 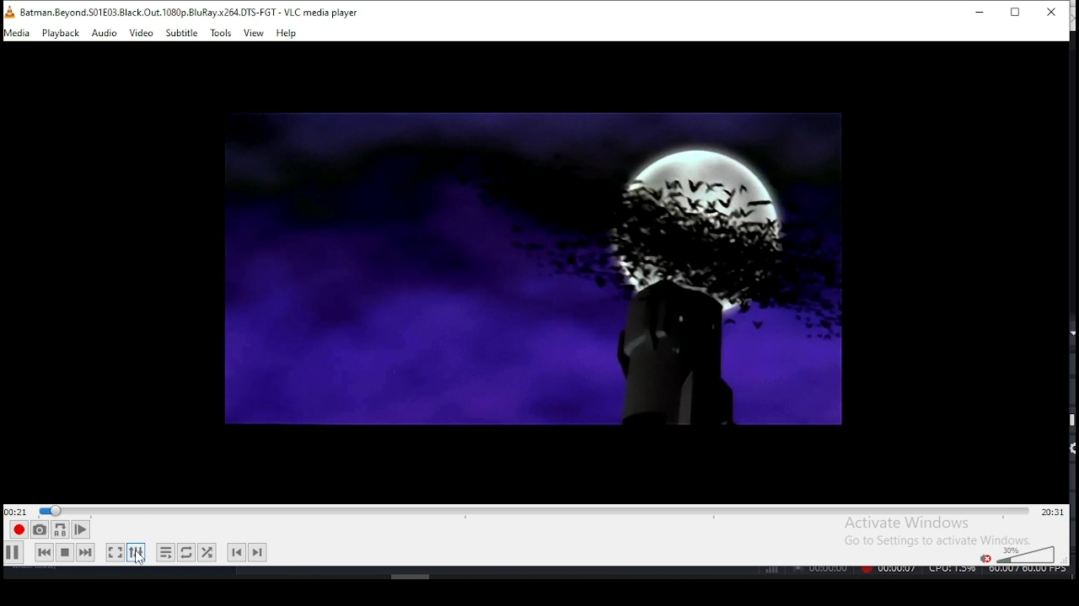 I want to click on minimize, so click(x=976, y=12).